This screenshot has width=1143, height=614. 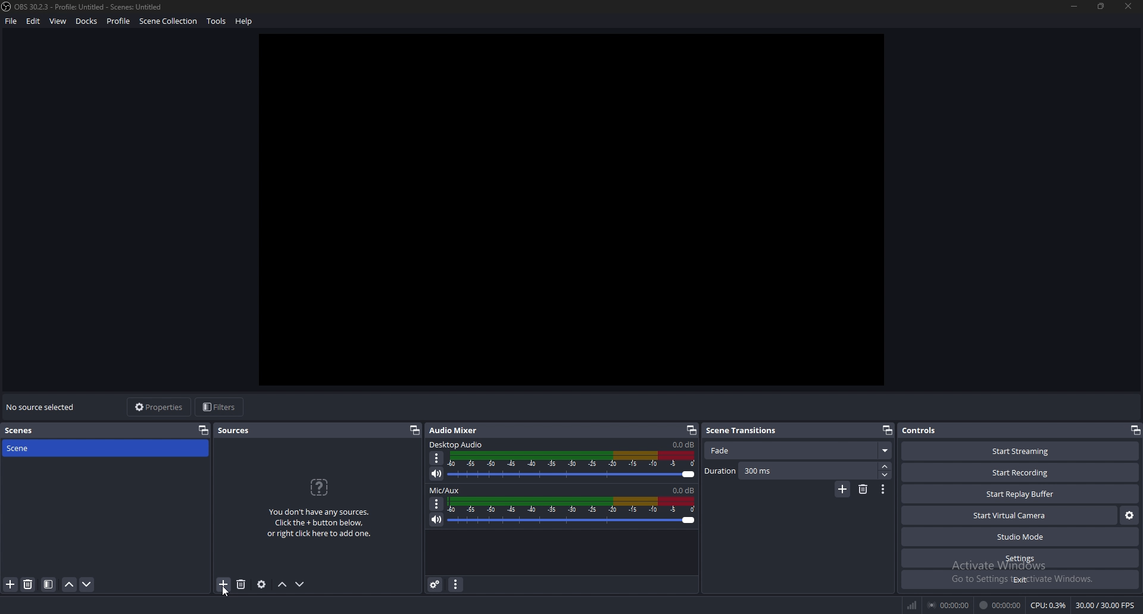 What do you see at coordinates (41, 408) in the screenshot?
I see `no source selected` at bounding box center [41, 408].